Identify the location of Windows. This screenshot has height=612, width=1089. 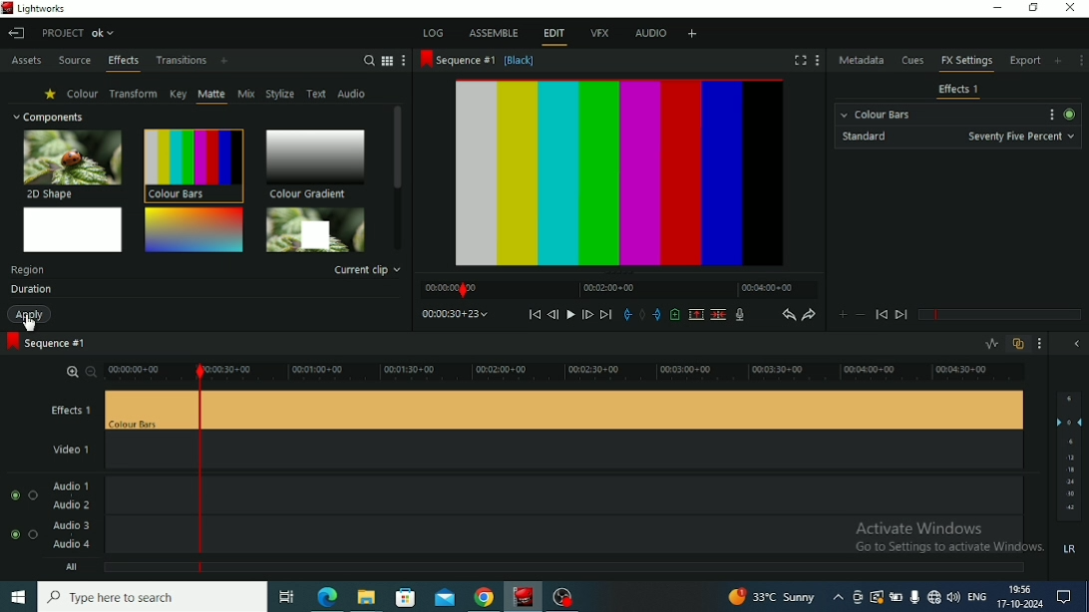
(18, 598).